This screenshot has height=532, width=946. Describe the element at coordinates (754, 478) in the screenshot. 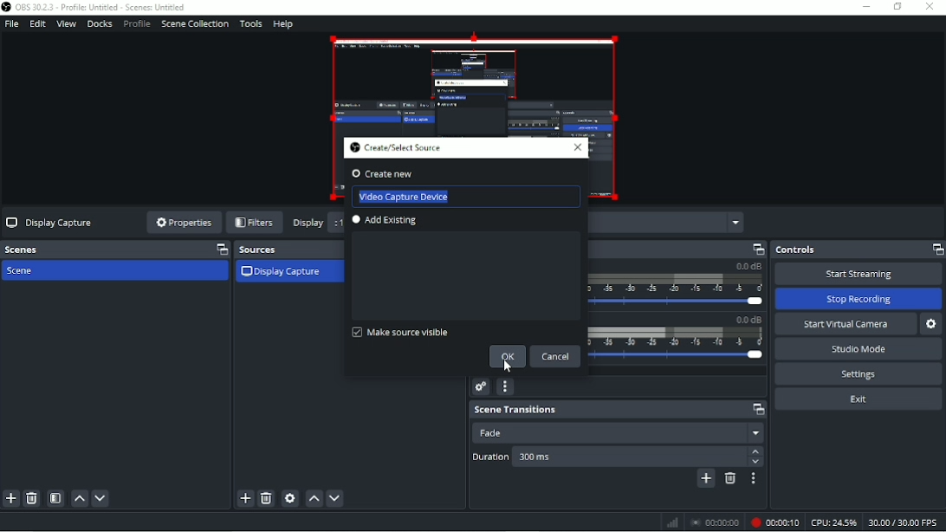

I see `Transition properties` at that location.